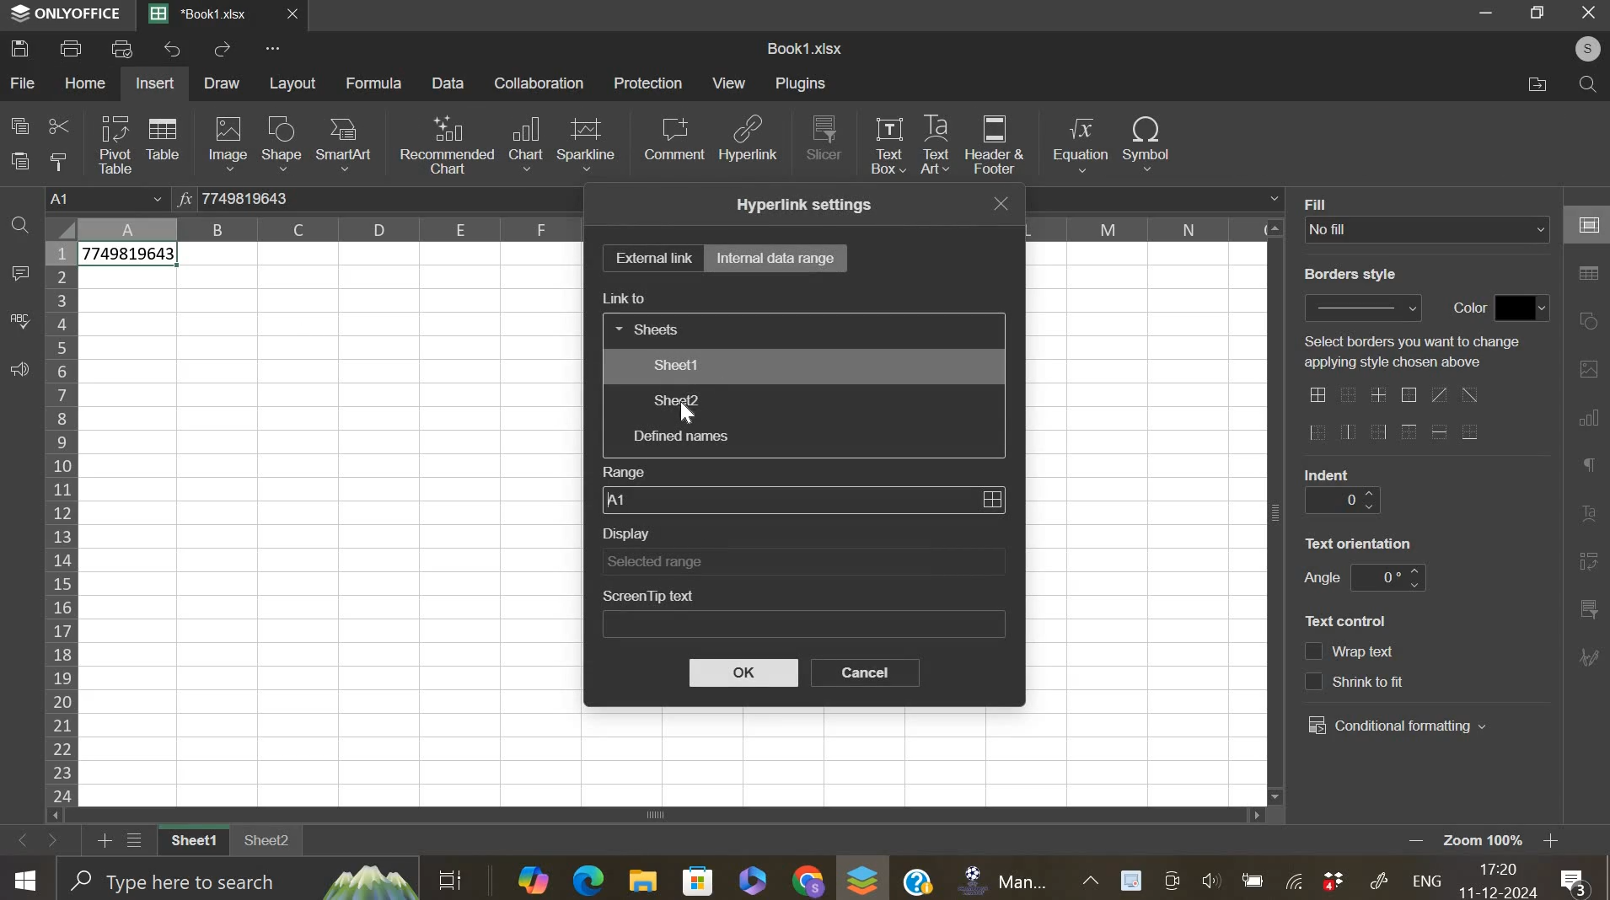 Image resolution: width=1610 pixels, height=900 pixels. What do you see at coordinates (24, 83) in the screenshot?
I see `file` at bounding box center [24, 83].